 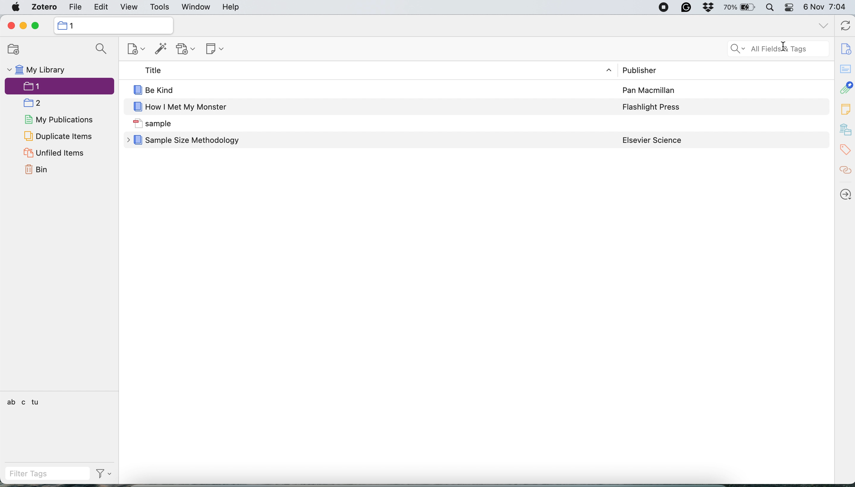 I want to click on grammarly, so click(x=686, y=8).